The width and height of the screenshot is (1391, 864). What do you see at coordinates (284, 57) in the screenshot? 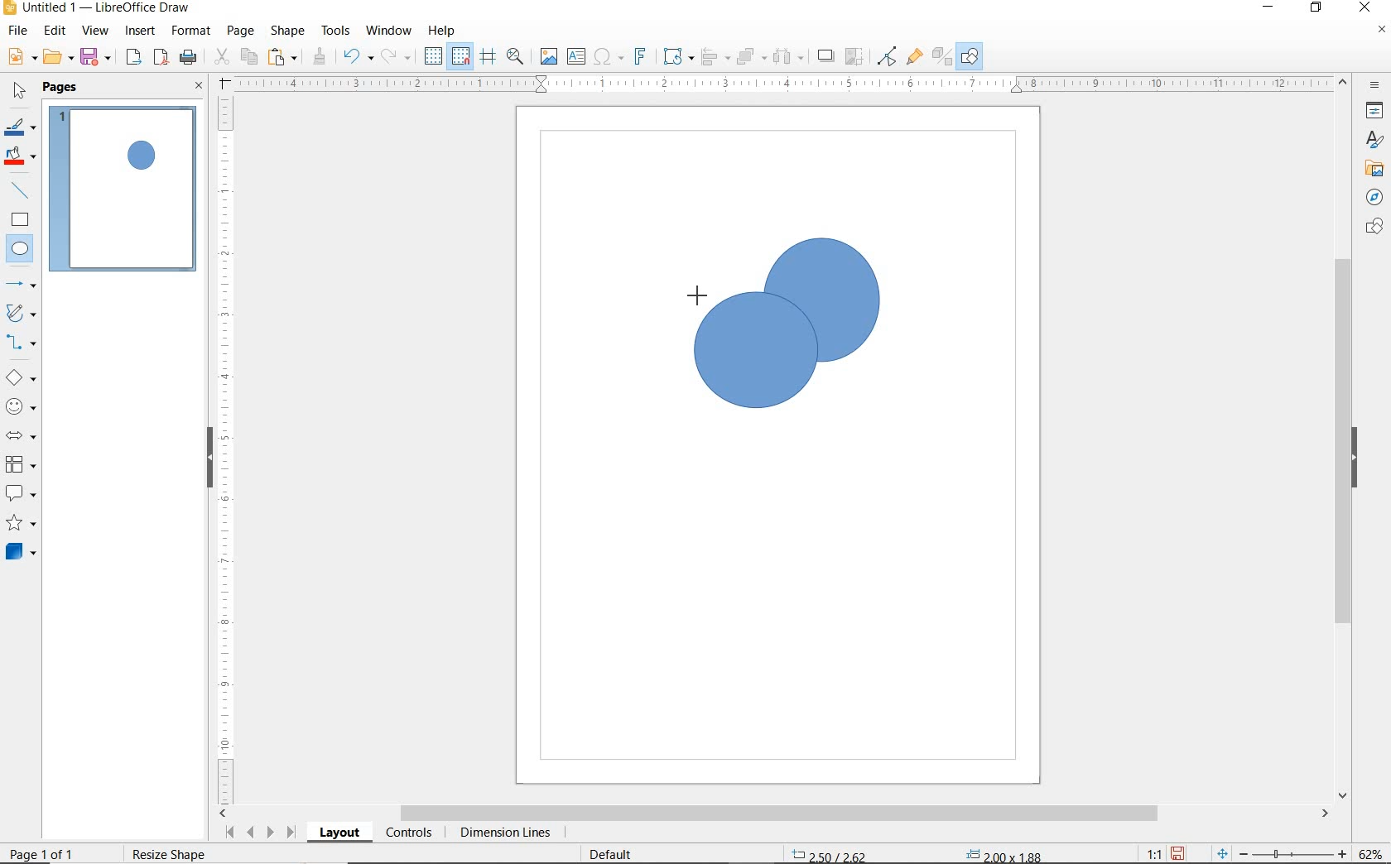
I see `PASTE` at bounding box center [284, 57].